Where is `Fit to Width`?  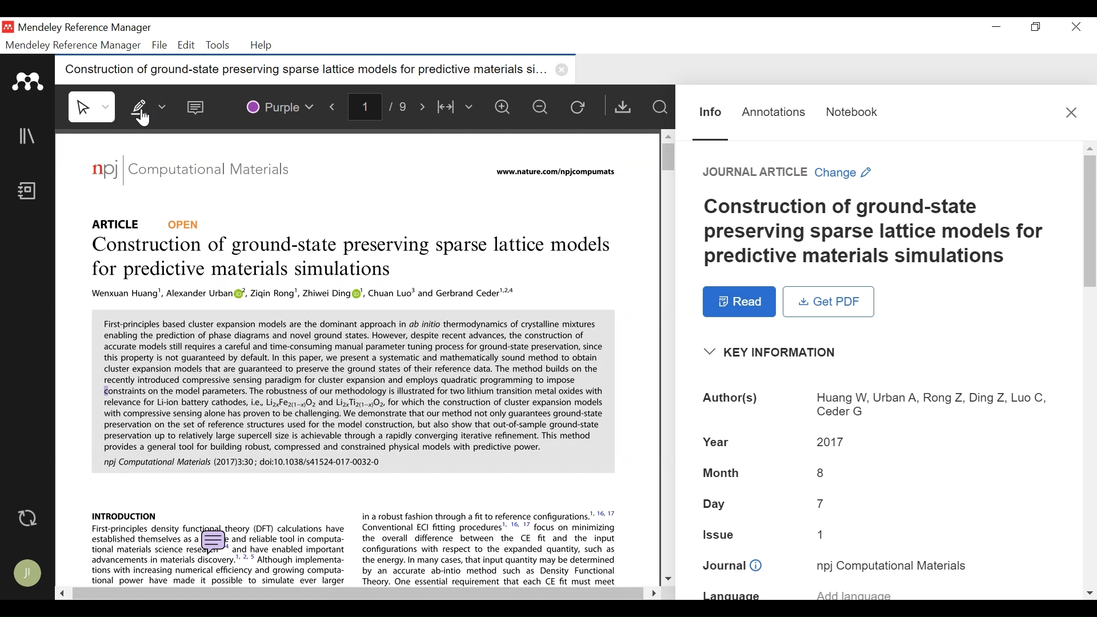 Fit to Width is located at coordinates (455, 107).